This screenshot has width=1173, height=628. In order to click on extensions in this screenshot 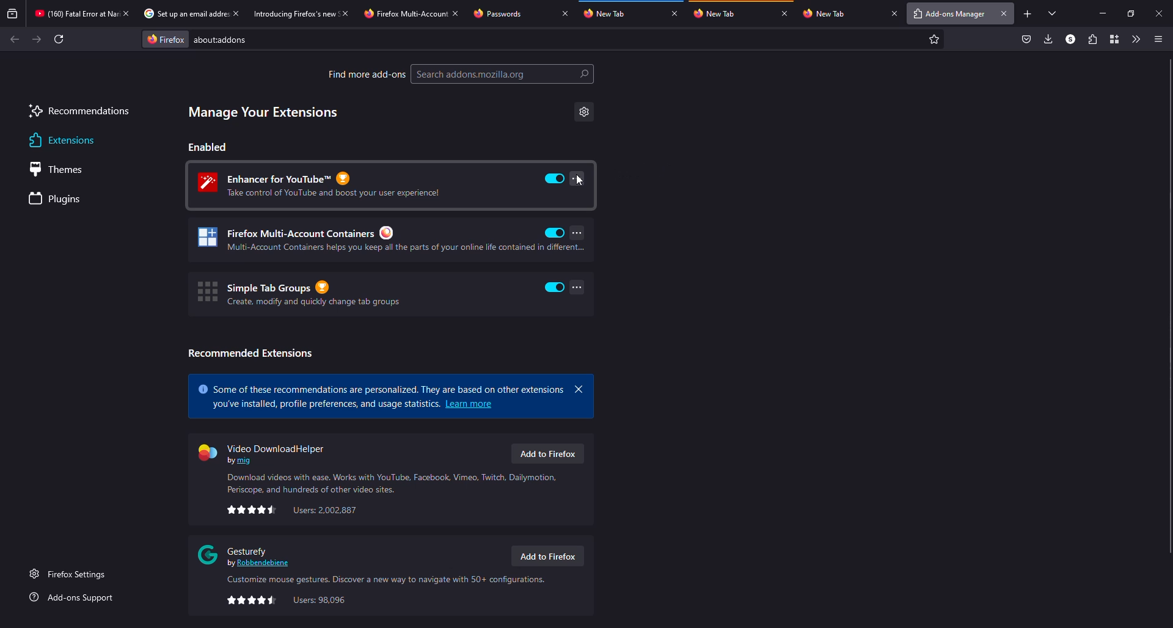, I will do `click(1091, 39)`.